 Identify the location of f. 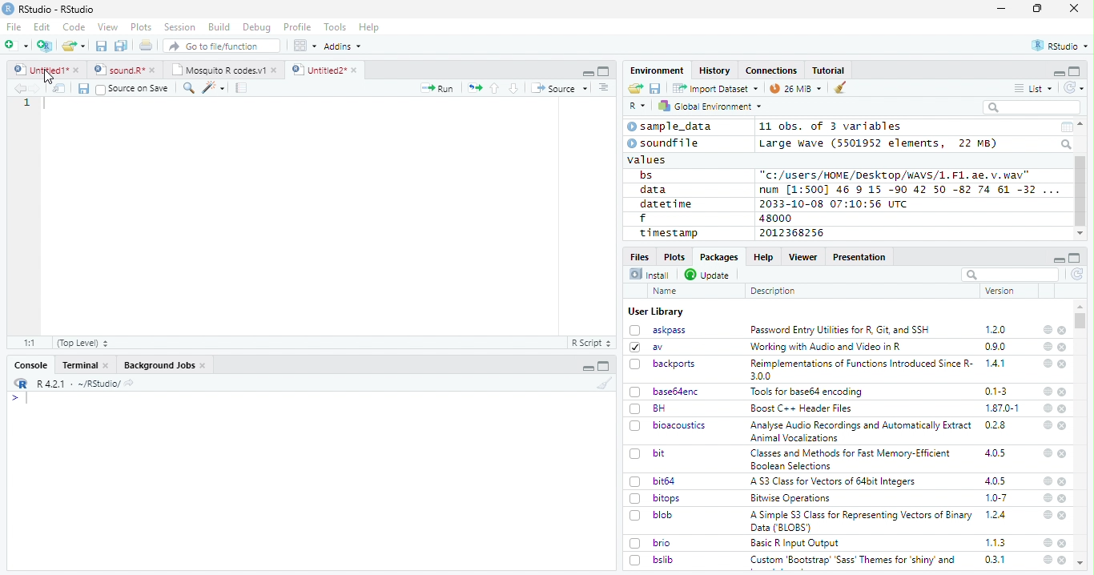
(643, 219).